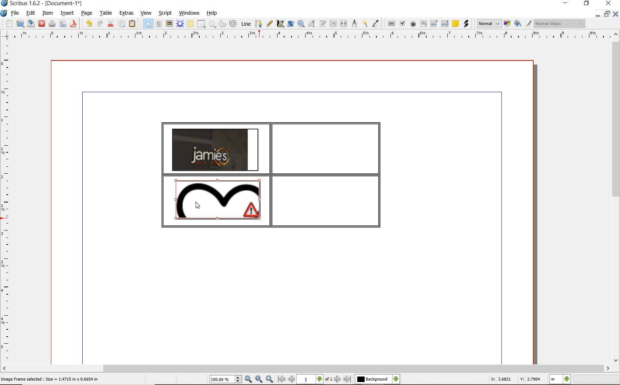  Describe the element at coordinates (7, 202) in the screenshot. I see `ruler` at that location.